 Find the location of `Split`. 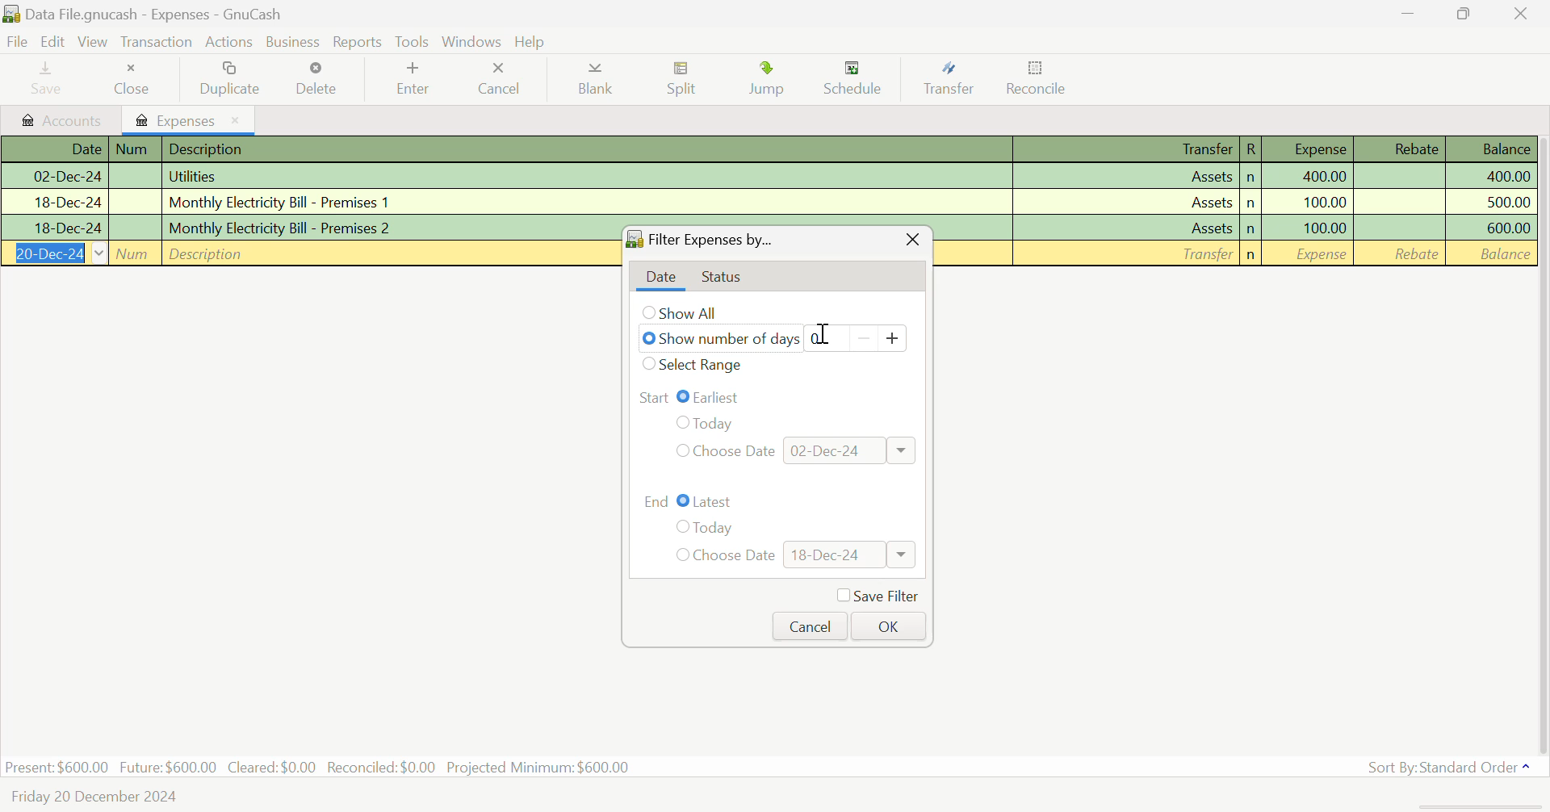

Split is located at coordinates (685, 81).